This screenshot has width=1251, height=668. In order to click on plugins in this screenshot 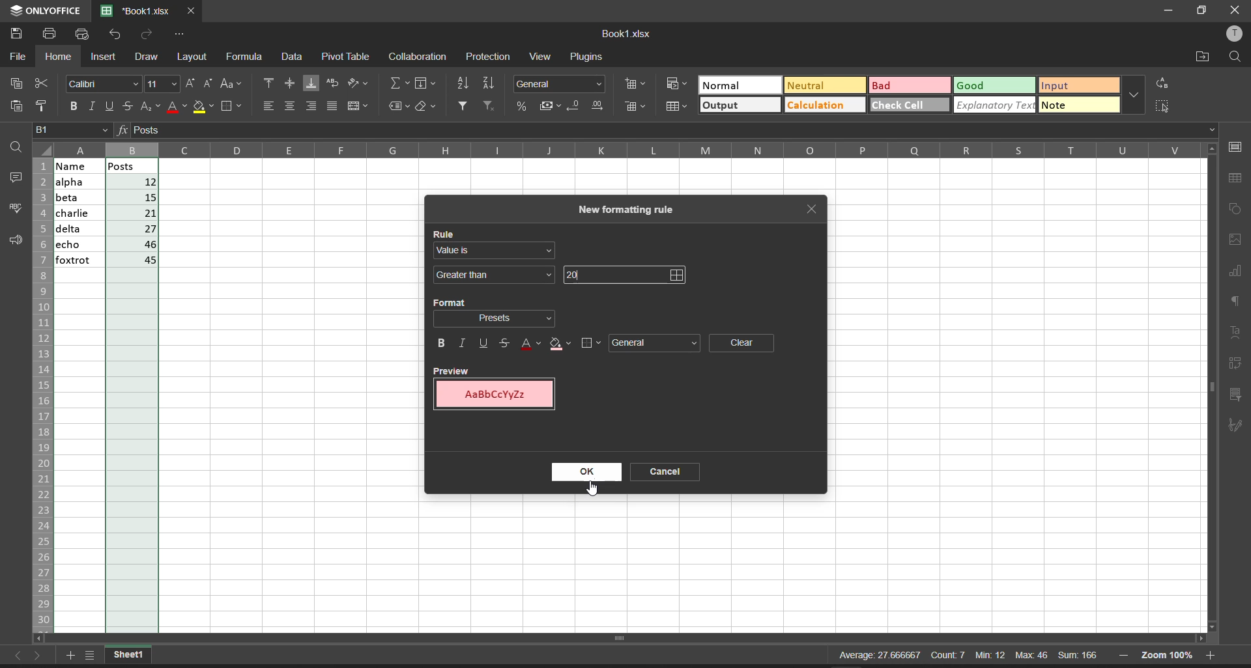, I will do `click(588, 57)`.